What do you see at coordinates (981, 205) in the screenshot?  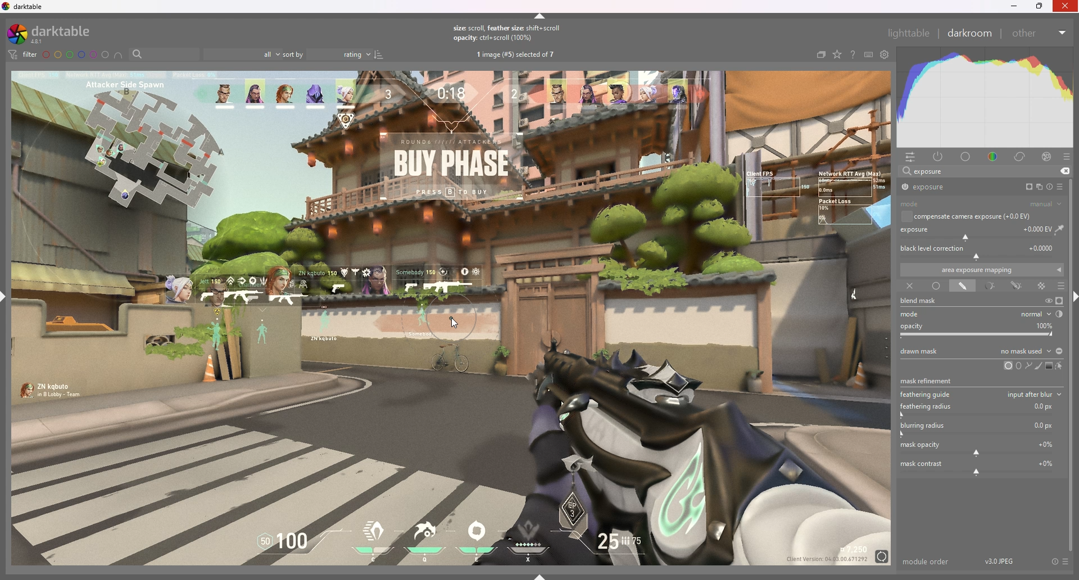 I see `mode` at bounding box center [981, 205].